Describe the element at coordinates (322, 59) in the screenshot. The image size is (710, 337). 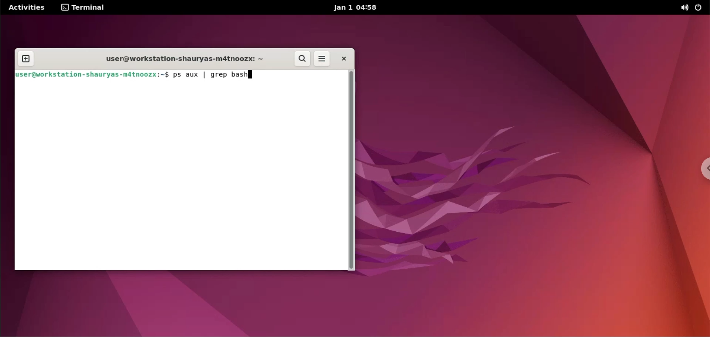
I see `more options` at that location.